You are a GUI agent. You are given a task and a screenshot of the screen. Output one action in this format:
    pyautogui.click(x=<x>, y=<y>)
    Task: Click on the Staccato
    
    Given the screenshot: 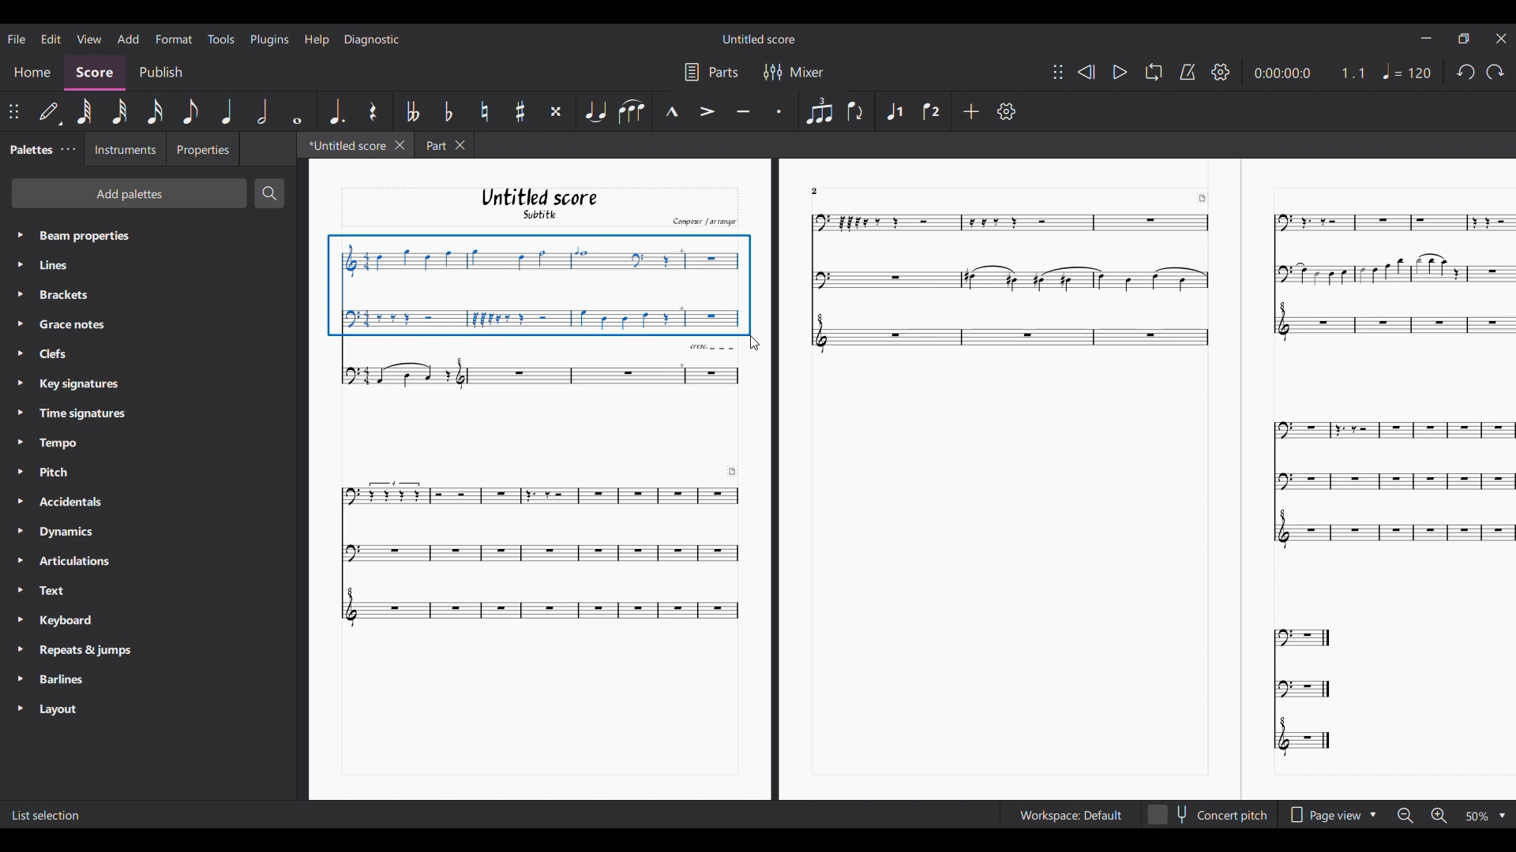 What is the action you would take?
    pyautogui.click(x=778, y=110)
    